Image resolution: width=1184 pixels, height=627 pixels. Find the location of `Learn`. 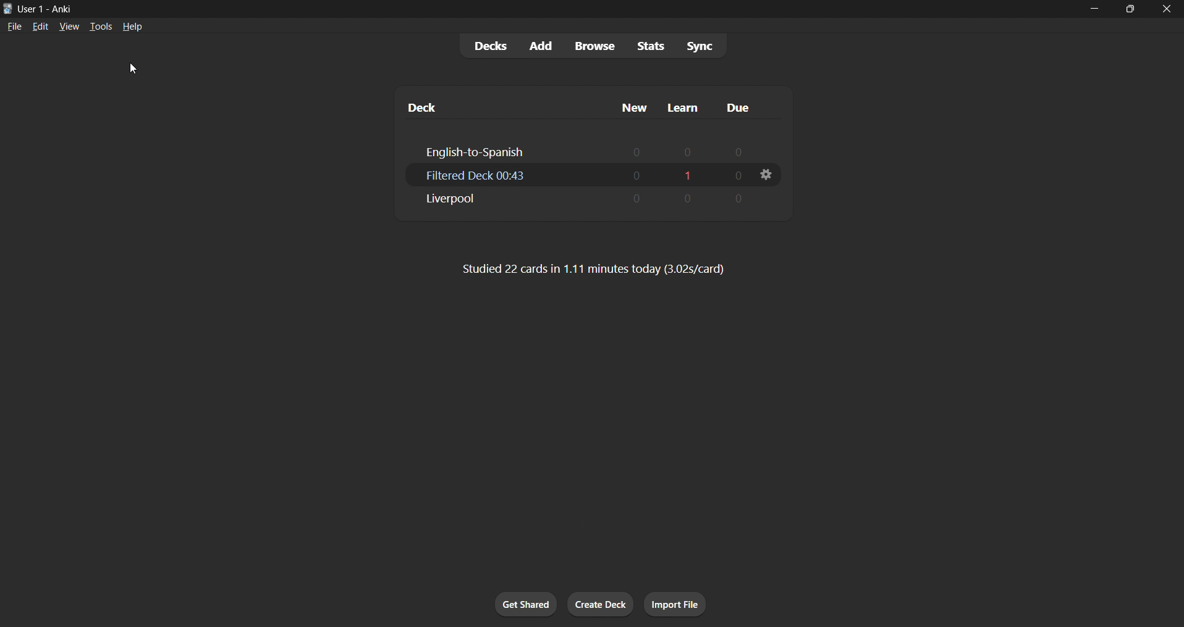

Learn is located at coordinates (685, 104).